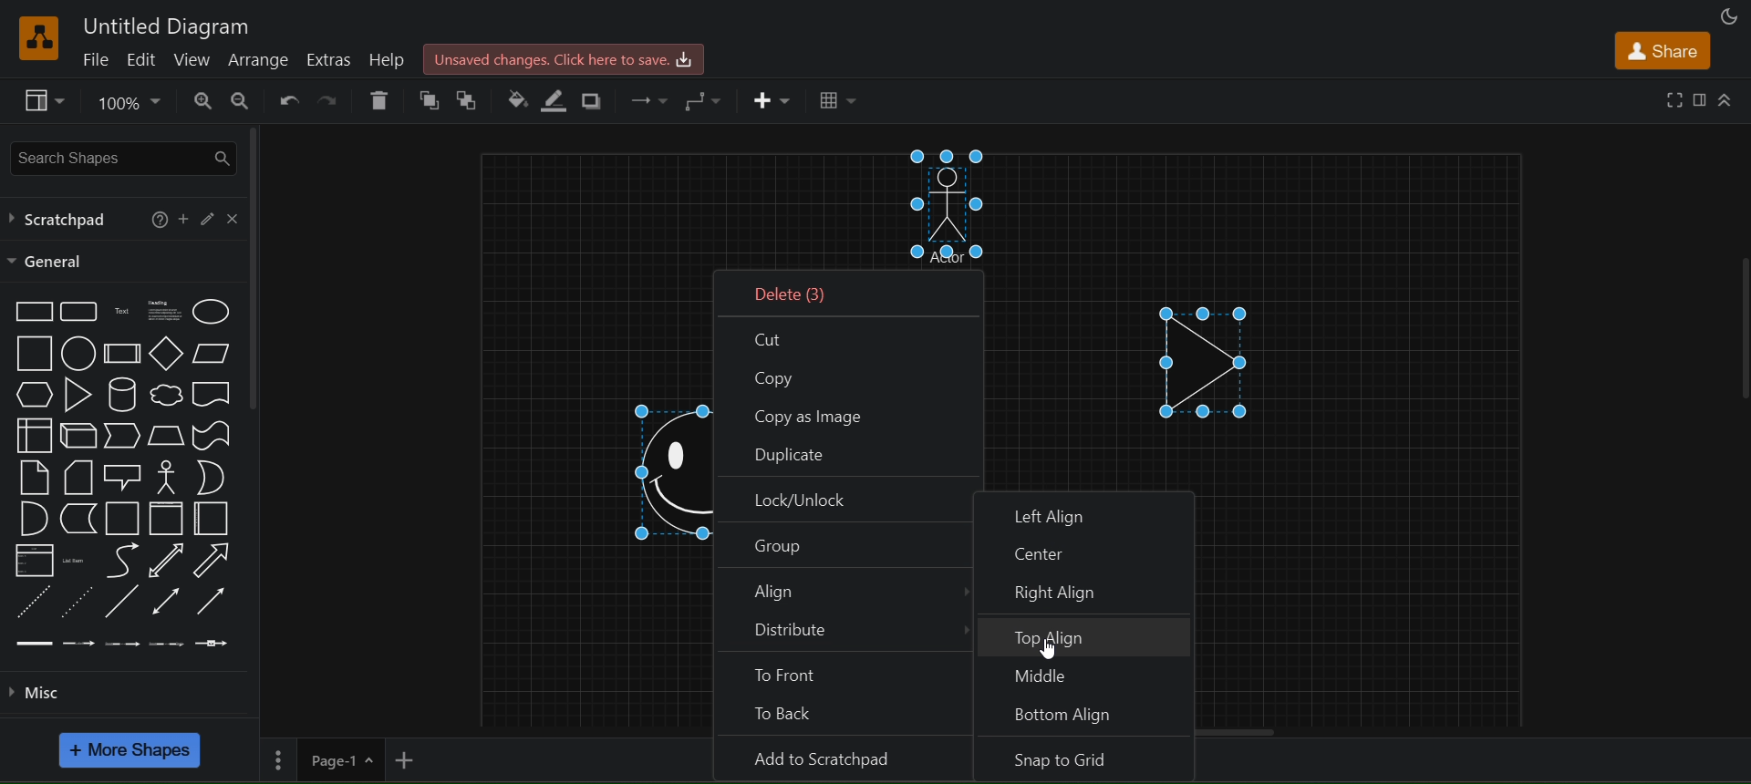  Describe the element at coordinates (124, 518) in the screenshot. I see `container` at that location.